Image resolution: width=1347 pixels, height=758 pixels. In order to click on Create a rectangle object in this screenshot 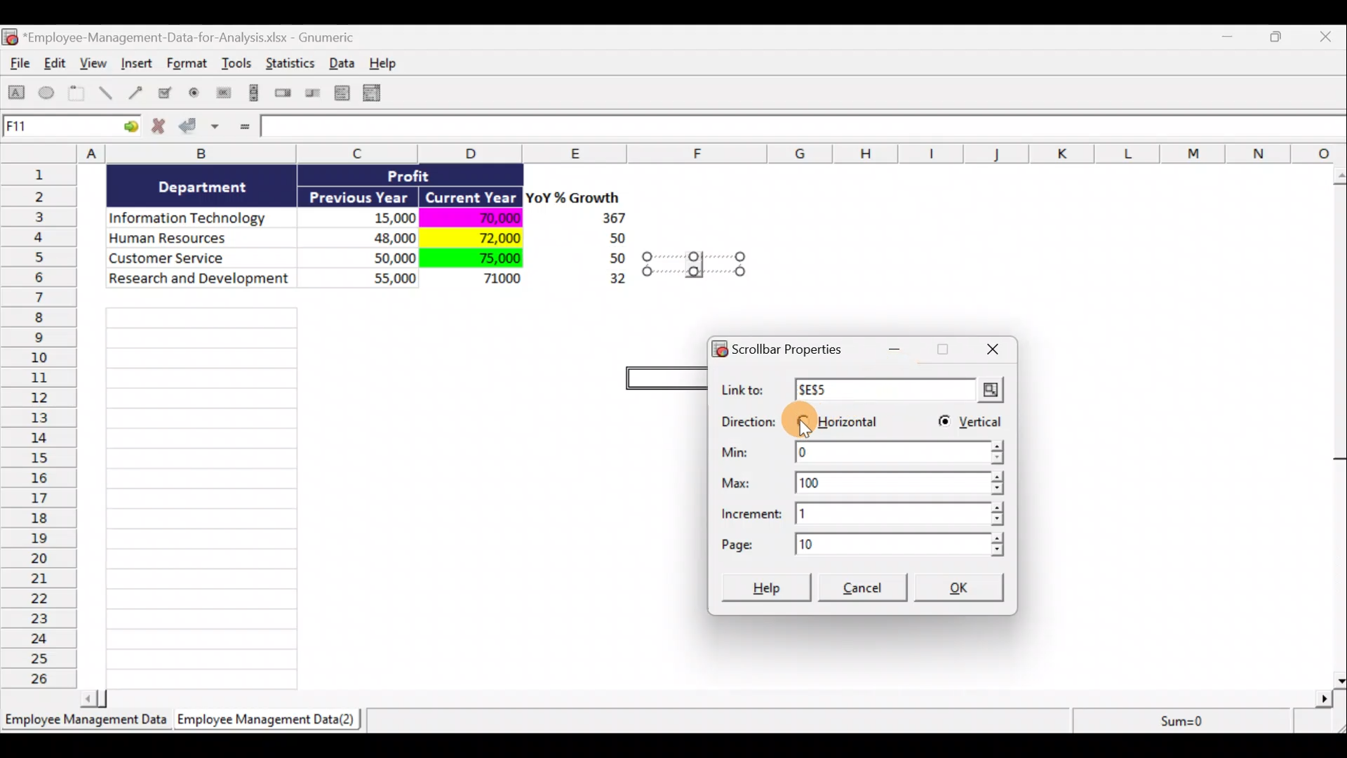, I will do `click(17, 95)`.